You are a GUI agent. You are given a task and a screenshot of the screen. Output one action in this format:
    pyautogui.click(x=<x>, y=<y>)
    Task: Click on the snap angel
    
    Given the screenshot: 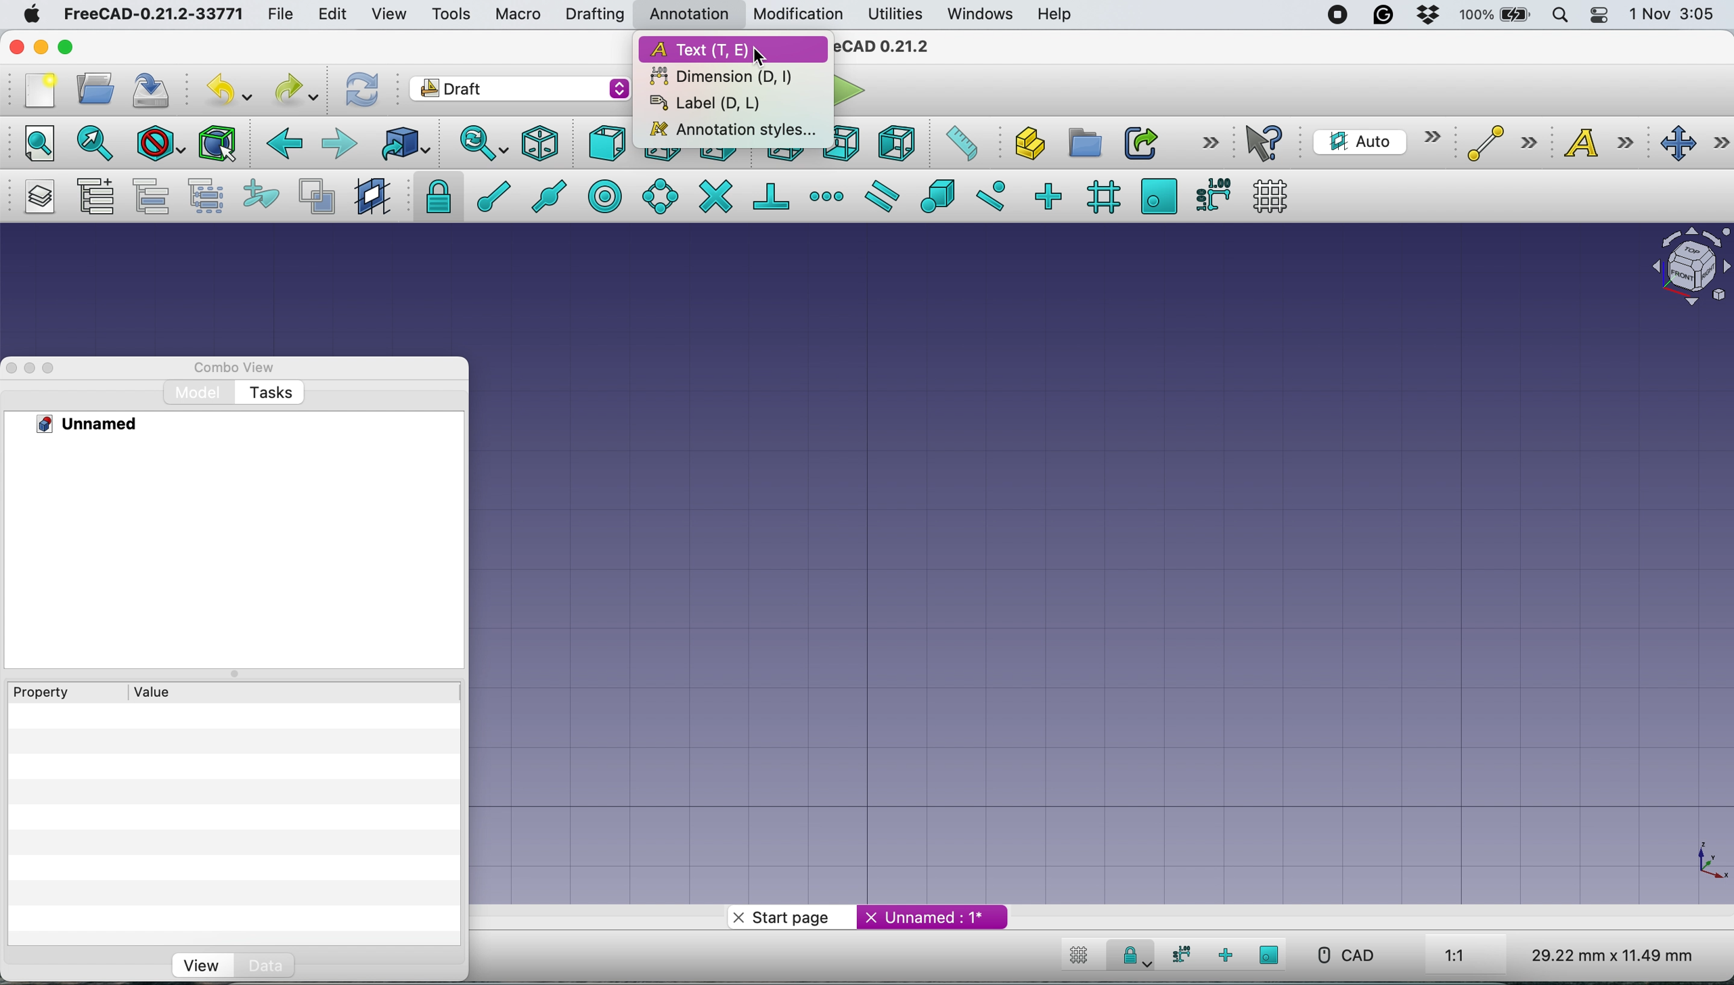 What is the action you would take?
    pyautogui.click(x=659, y=193)
    